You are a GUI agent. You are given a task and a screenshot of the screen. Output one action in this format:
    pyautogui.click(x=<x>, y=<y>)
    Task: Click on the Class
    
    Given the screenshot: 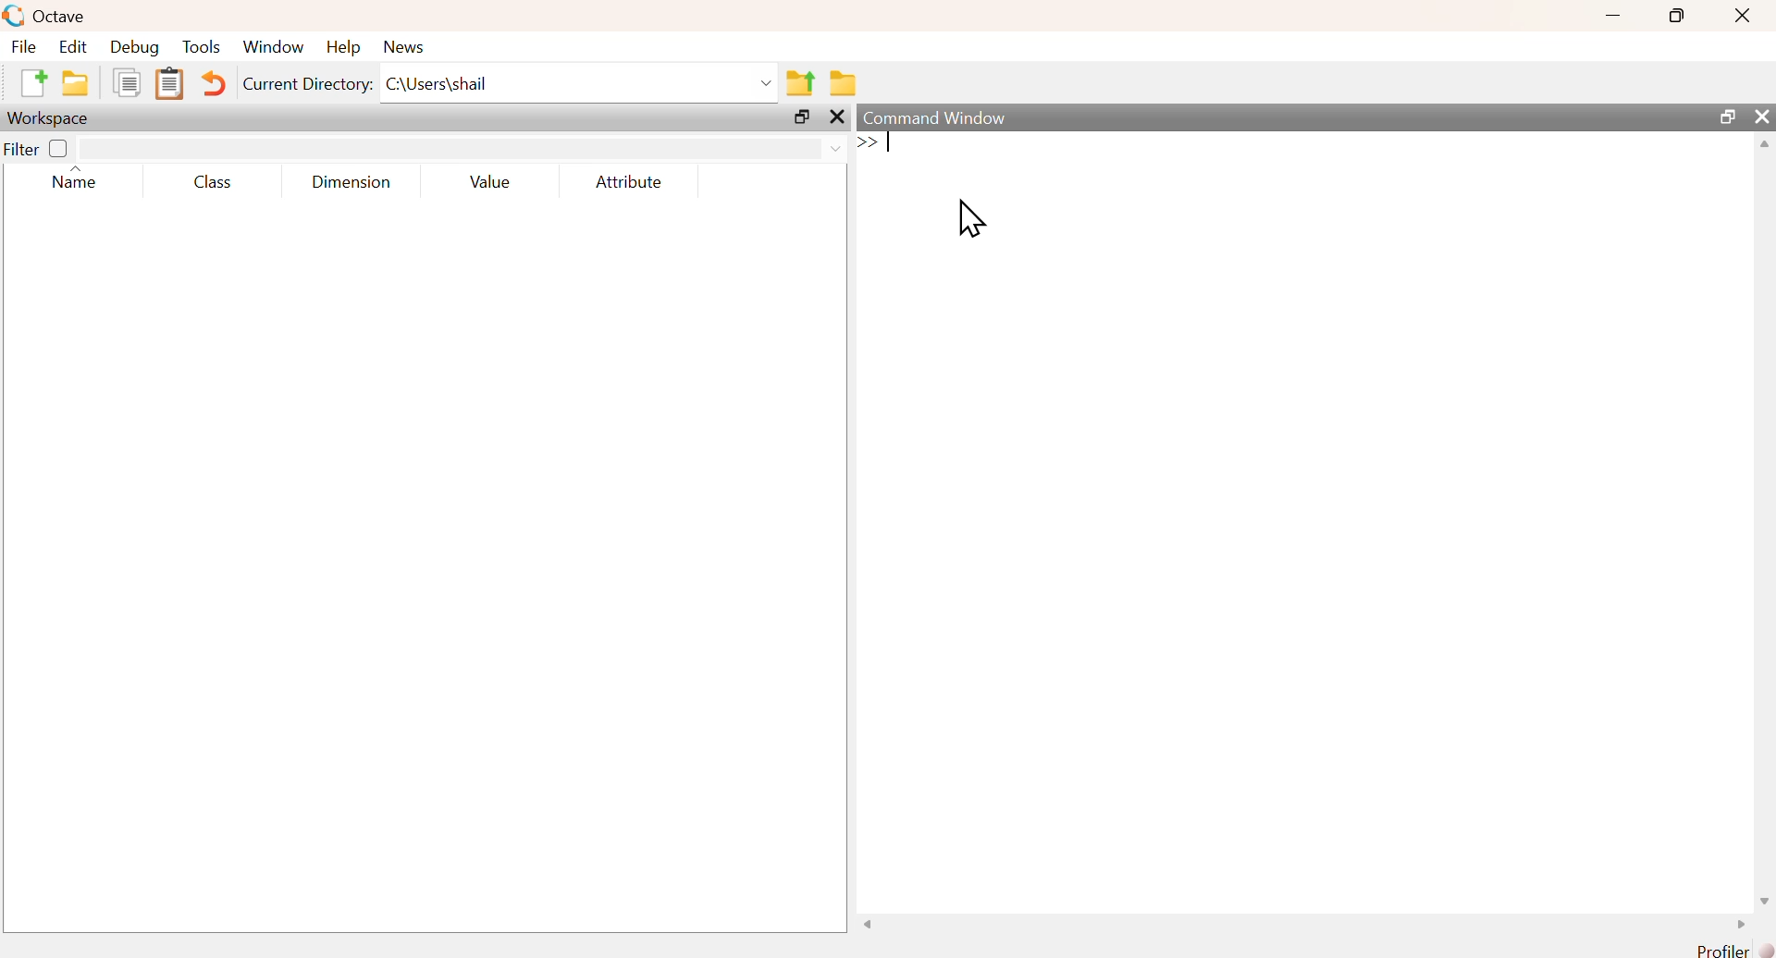 What is the action you would take?
    pyautogui.click(x=214, y=182)
    